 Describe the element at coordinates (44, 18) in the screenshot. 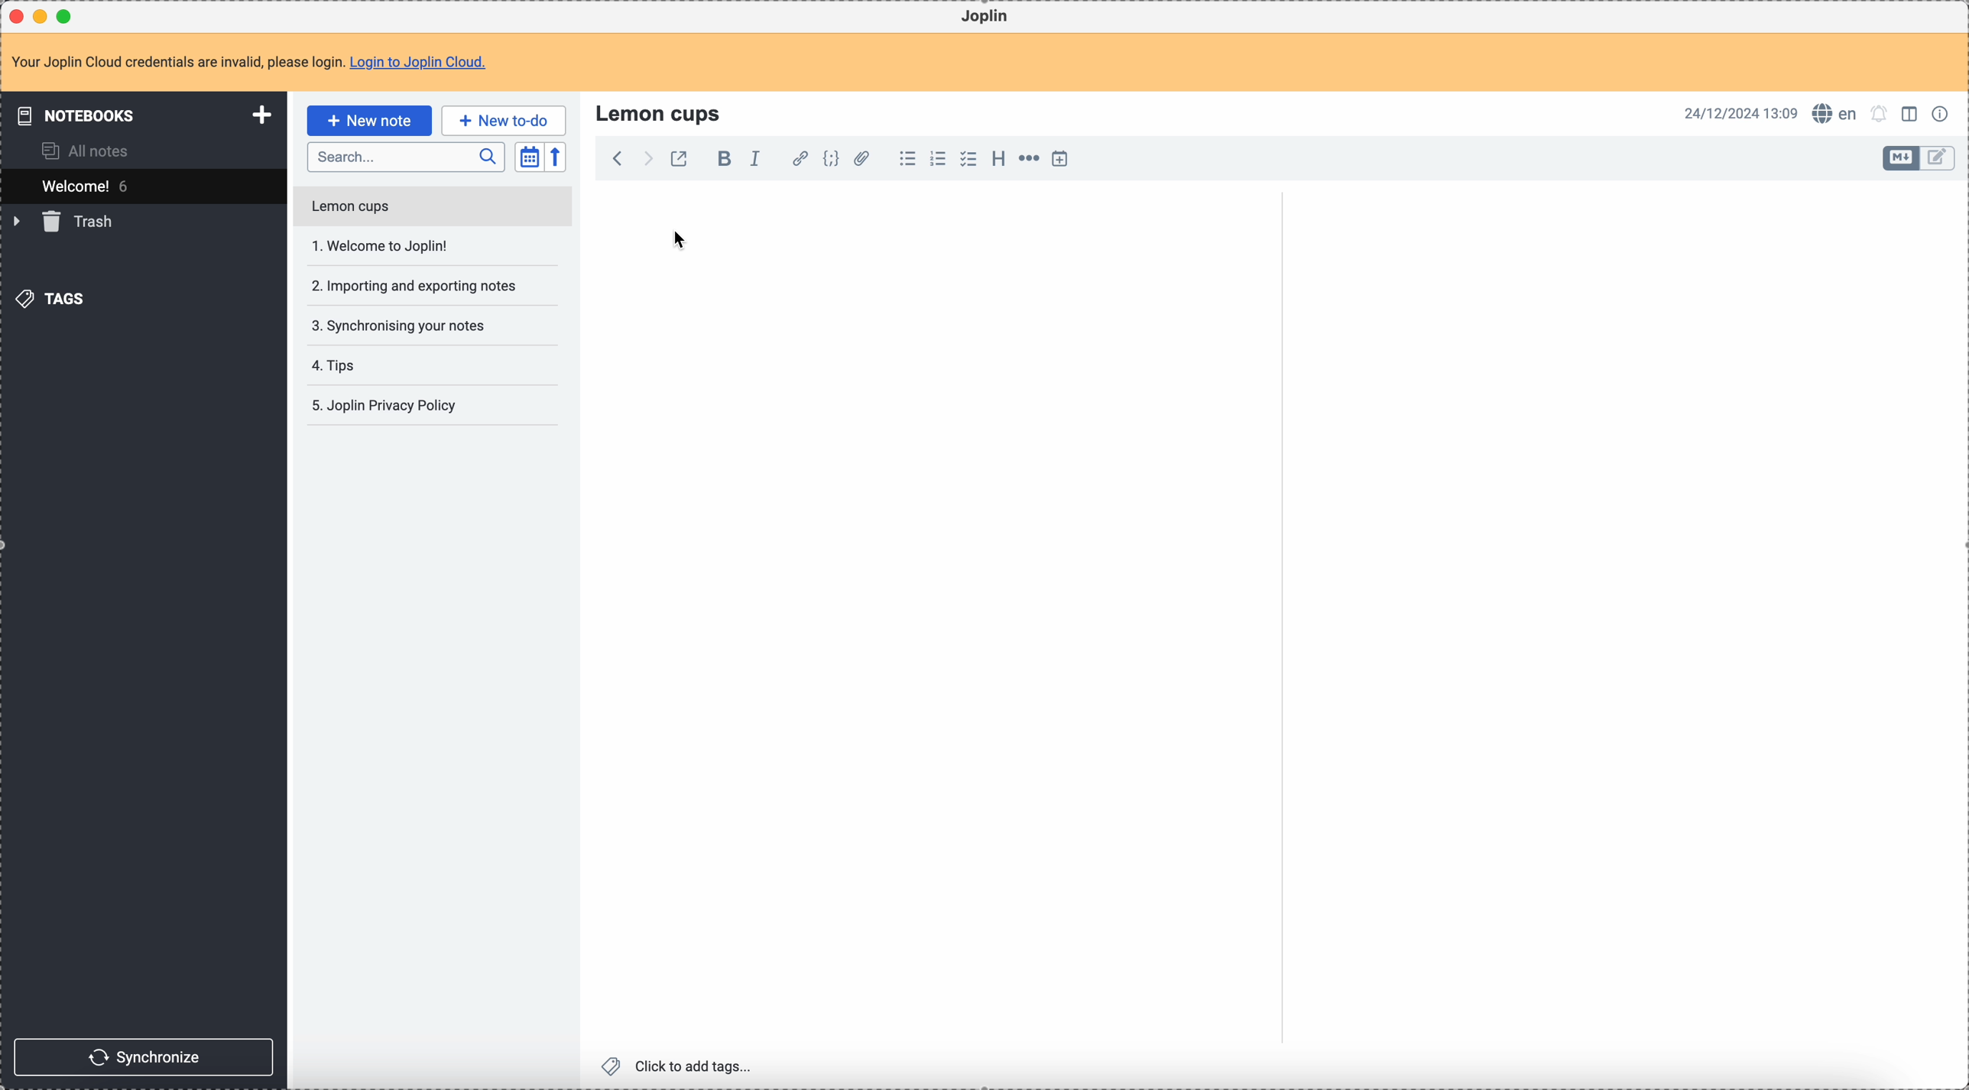

I see `minimize` at that location.